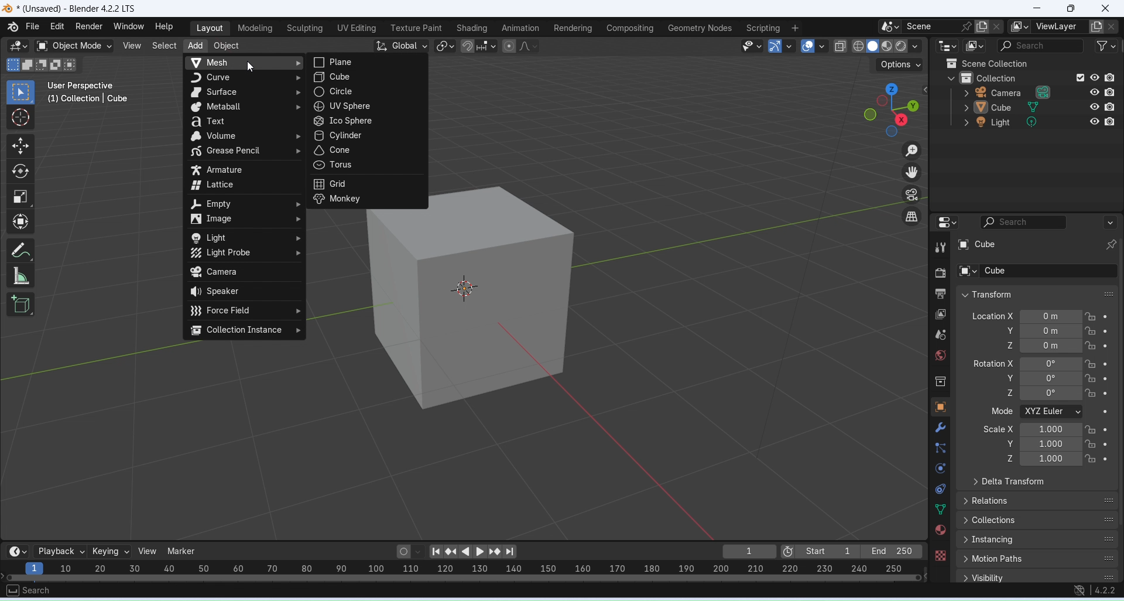  What do you see at coordinates (33, 26) in the screenshot?
I see `file` at bounding box center [33, 26].